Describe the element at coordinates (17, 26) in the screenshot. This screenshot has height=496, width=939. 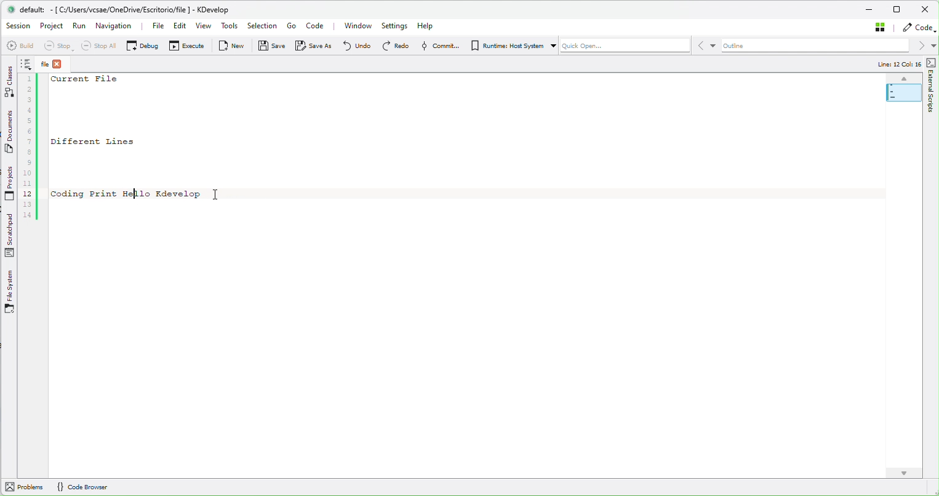
I see `Session` at that location.